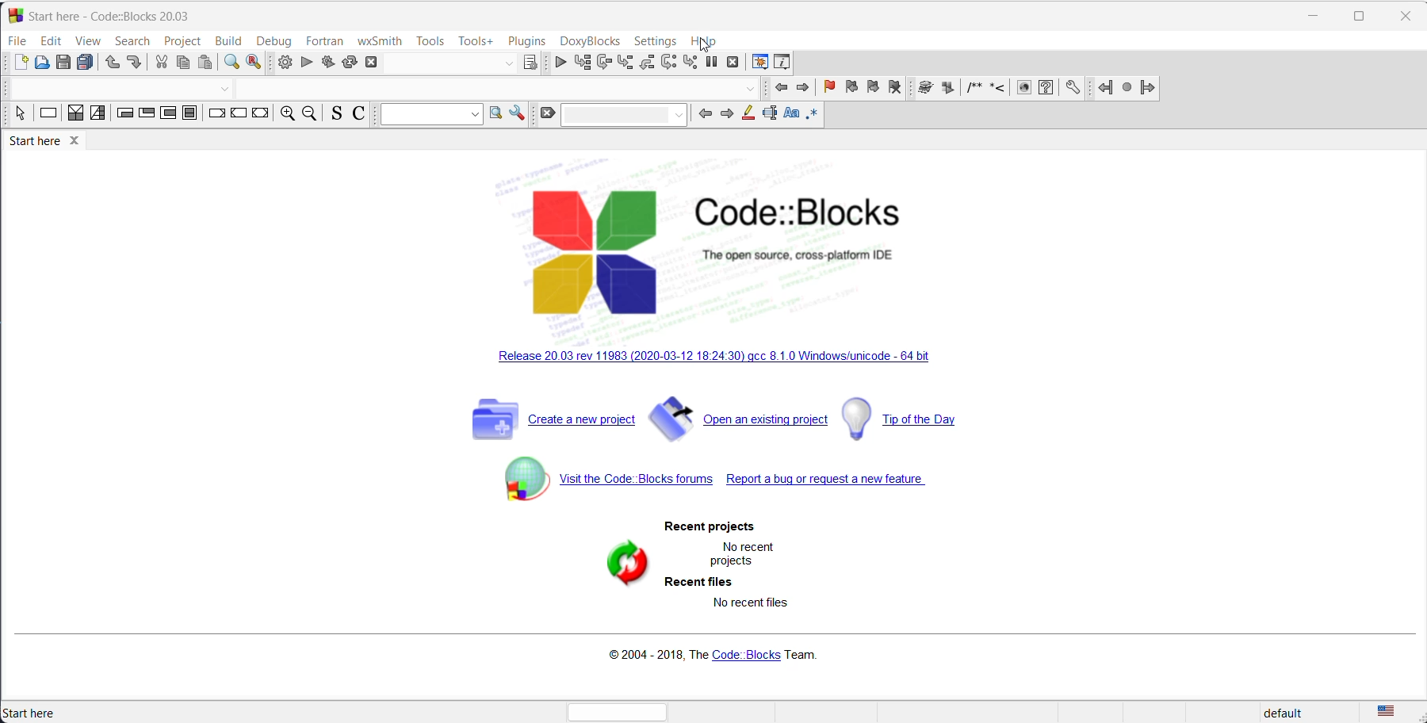  What do you see at coordinates (123, 115) in the screenshot?
I see `entry condition loop` at bounding box center [123, 115].